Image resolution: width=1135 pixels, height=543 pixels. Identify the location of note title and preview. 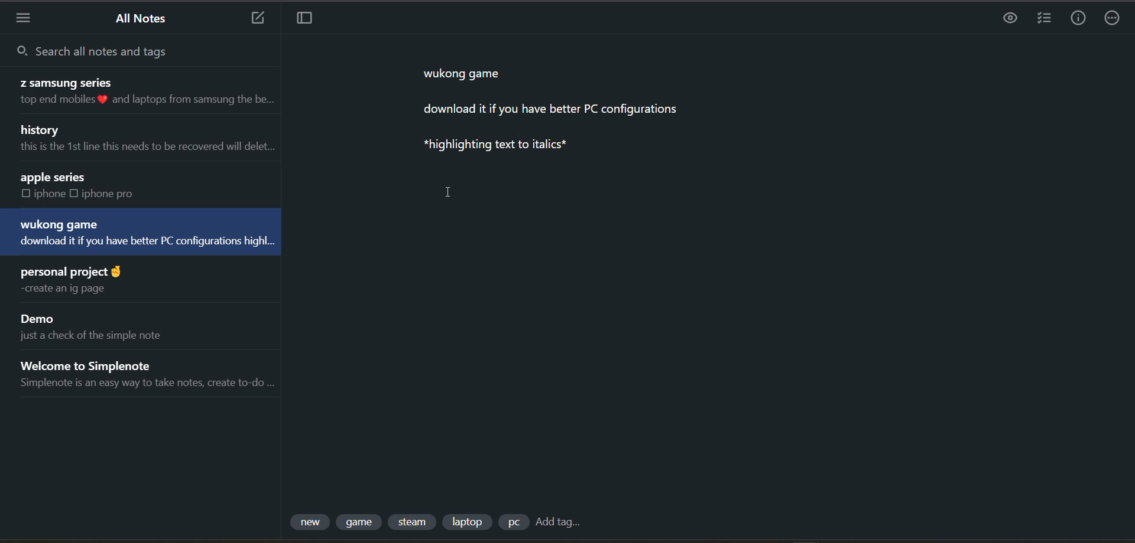
(148, 376).